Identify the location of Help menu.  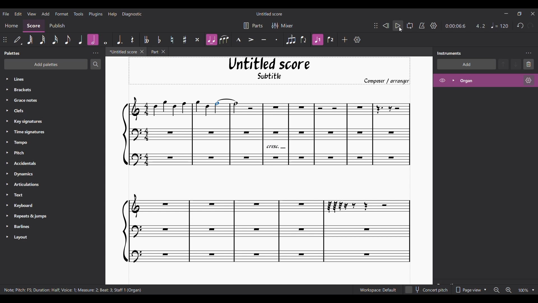
(113, 14).